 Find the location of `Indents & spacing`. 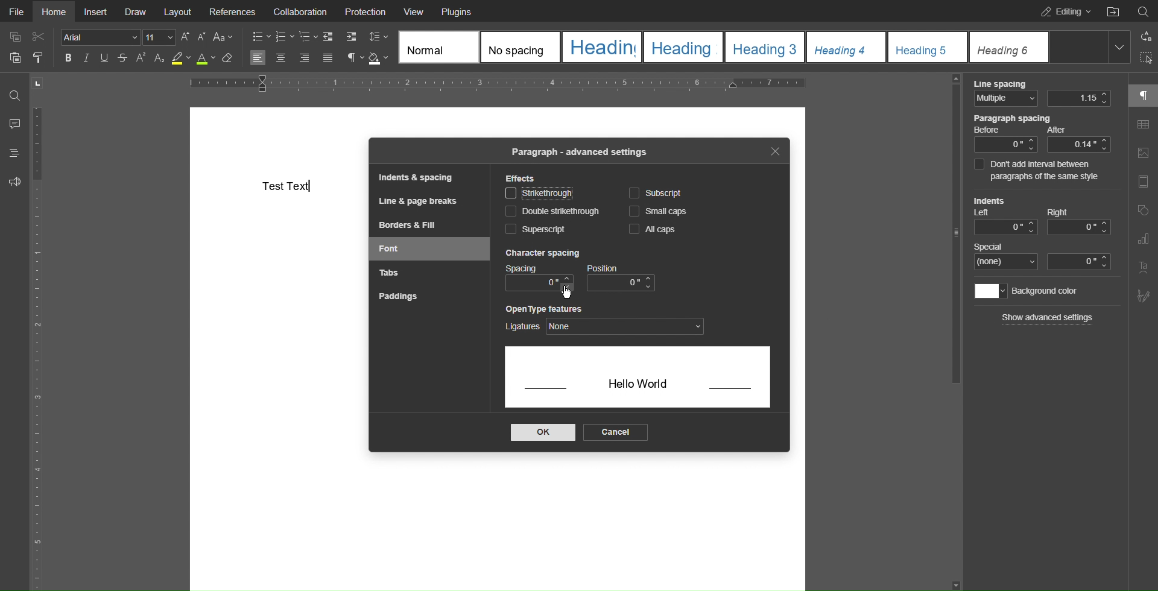

Indents & spacing is located at coordinates (418, 177).